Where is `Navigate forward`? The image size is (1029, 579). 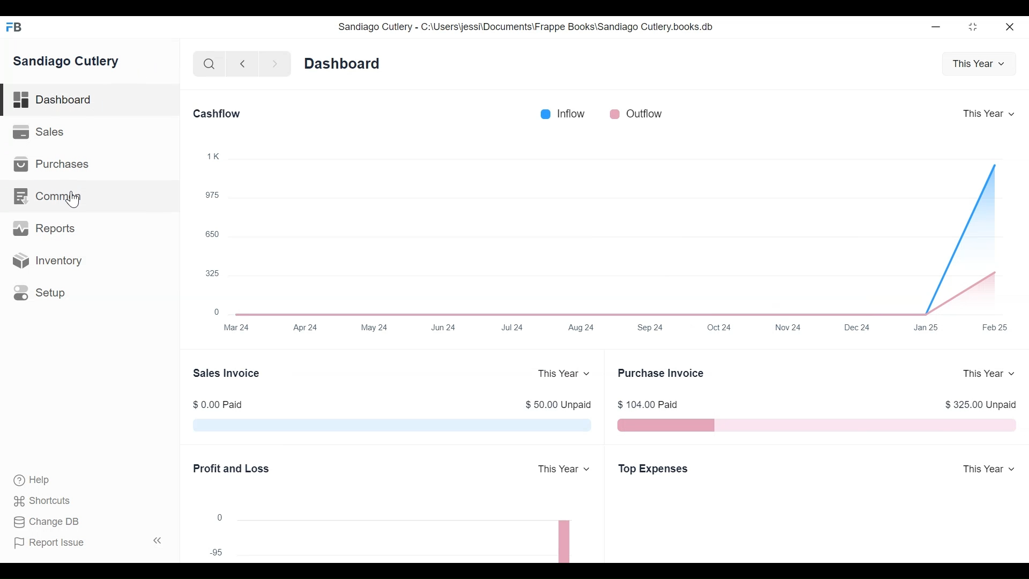 Navigate forward is located at coordinates (274, 64).